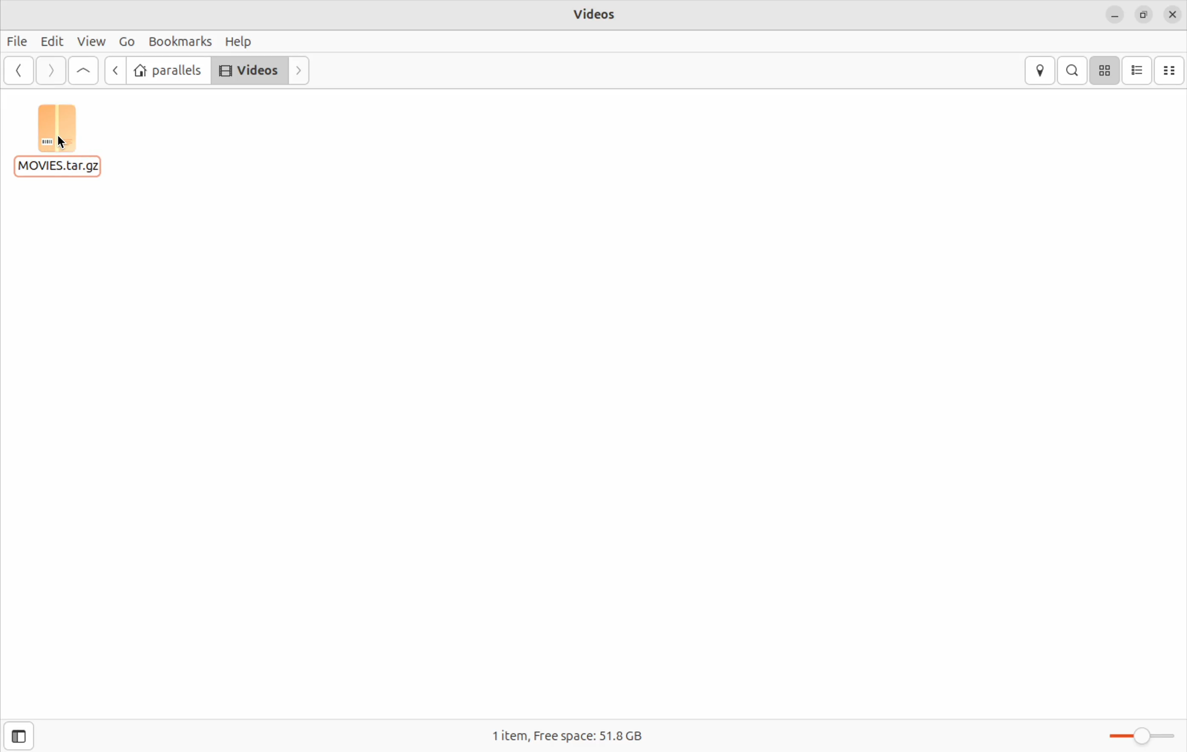  I want to click on toggle zoom bar, so click(1134, 734).